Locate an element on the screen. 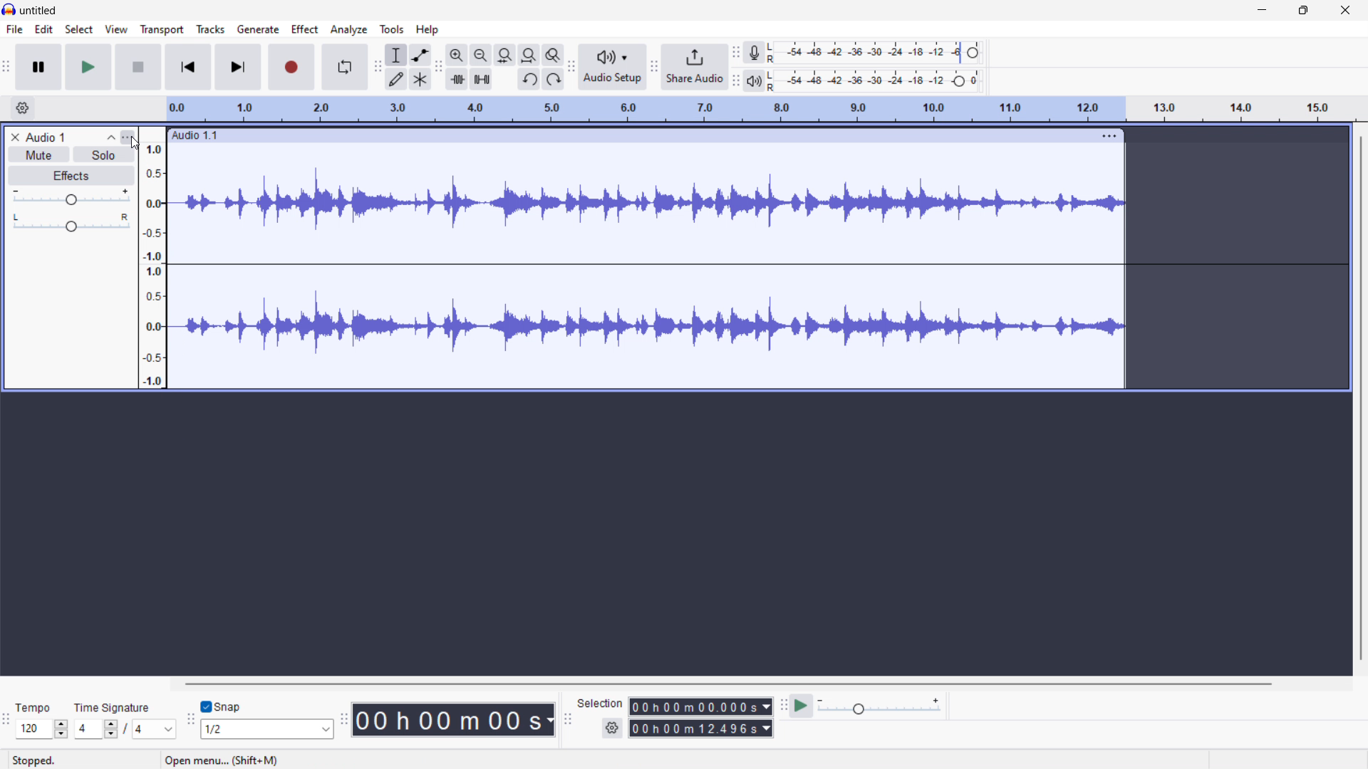 This screenshot has height=769, width=1368. envelop tool is located at coordinates (420, 55).